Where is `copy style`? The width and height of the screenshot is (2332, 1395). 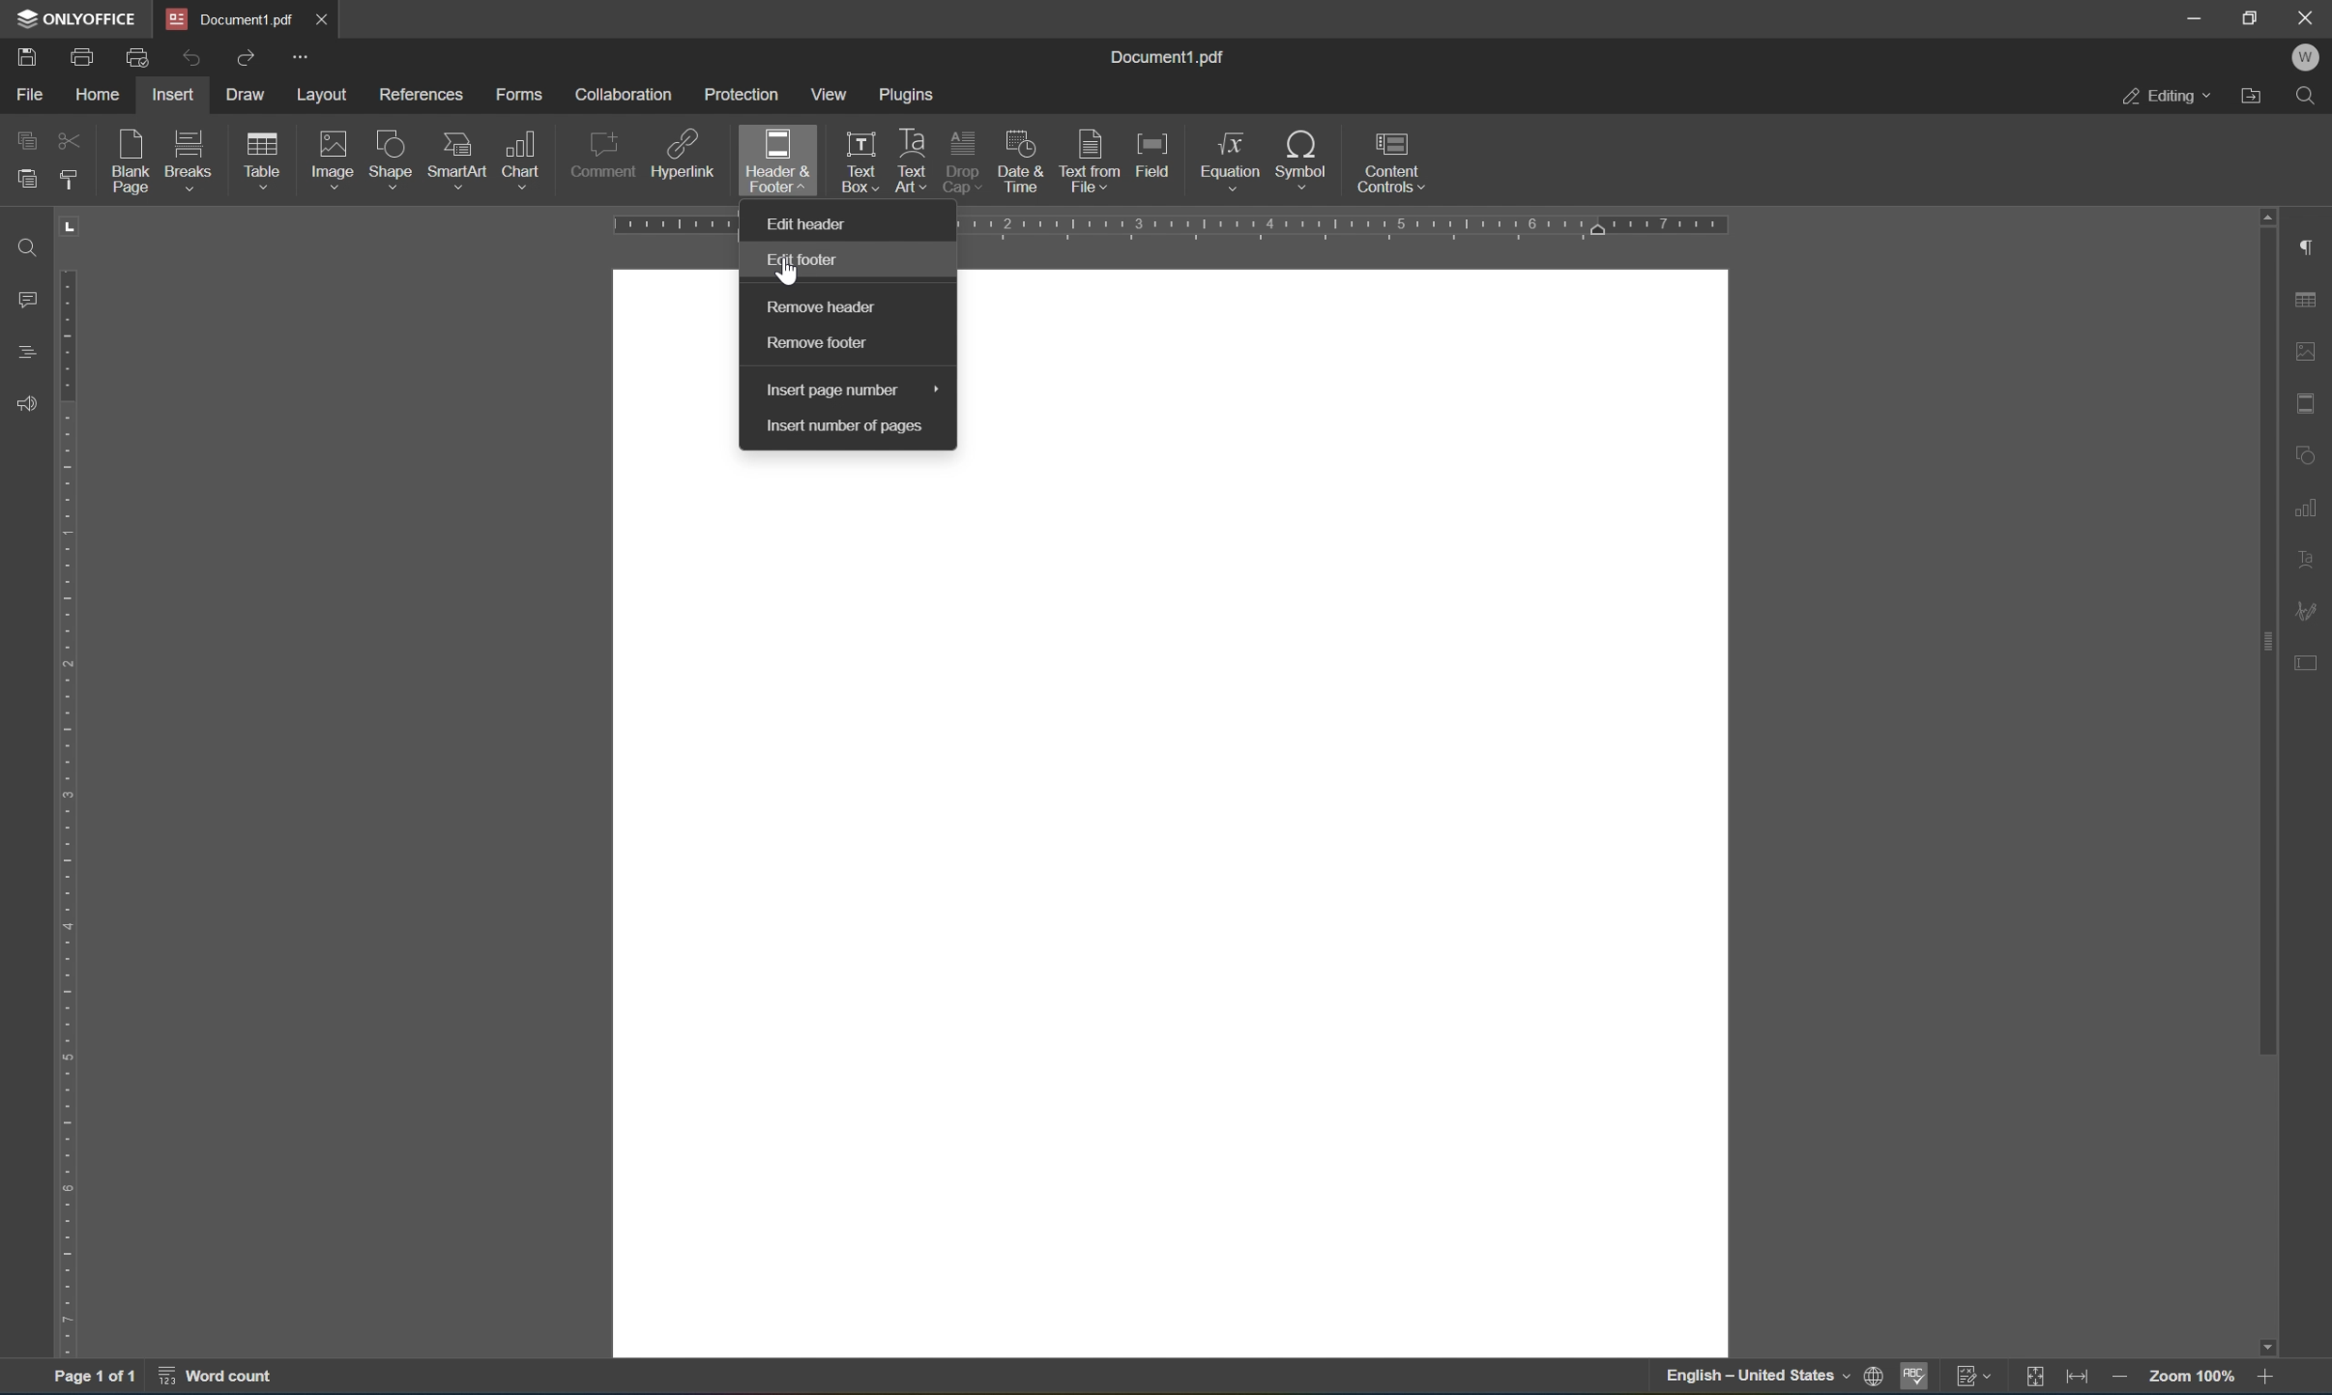 copy style is located at coordinates (67, 178).